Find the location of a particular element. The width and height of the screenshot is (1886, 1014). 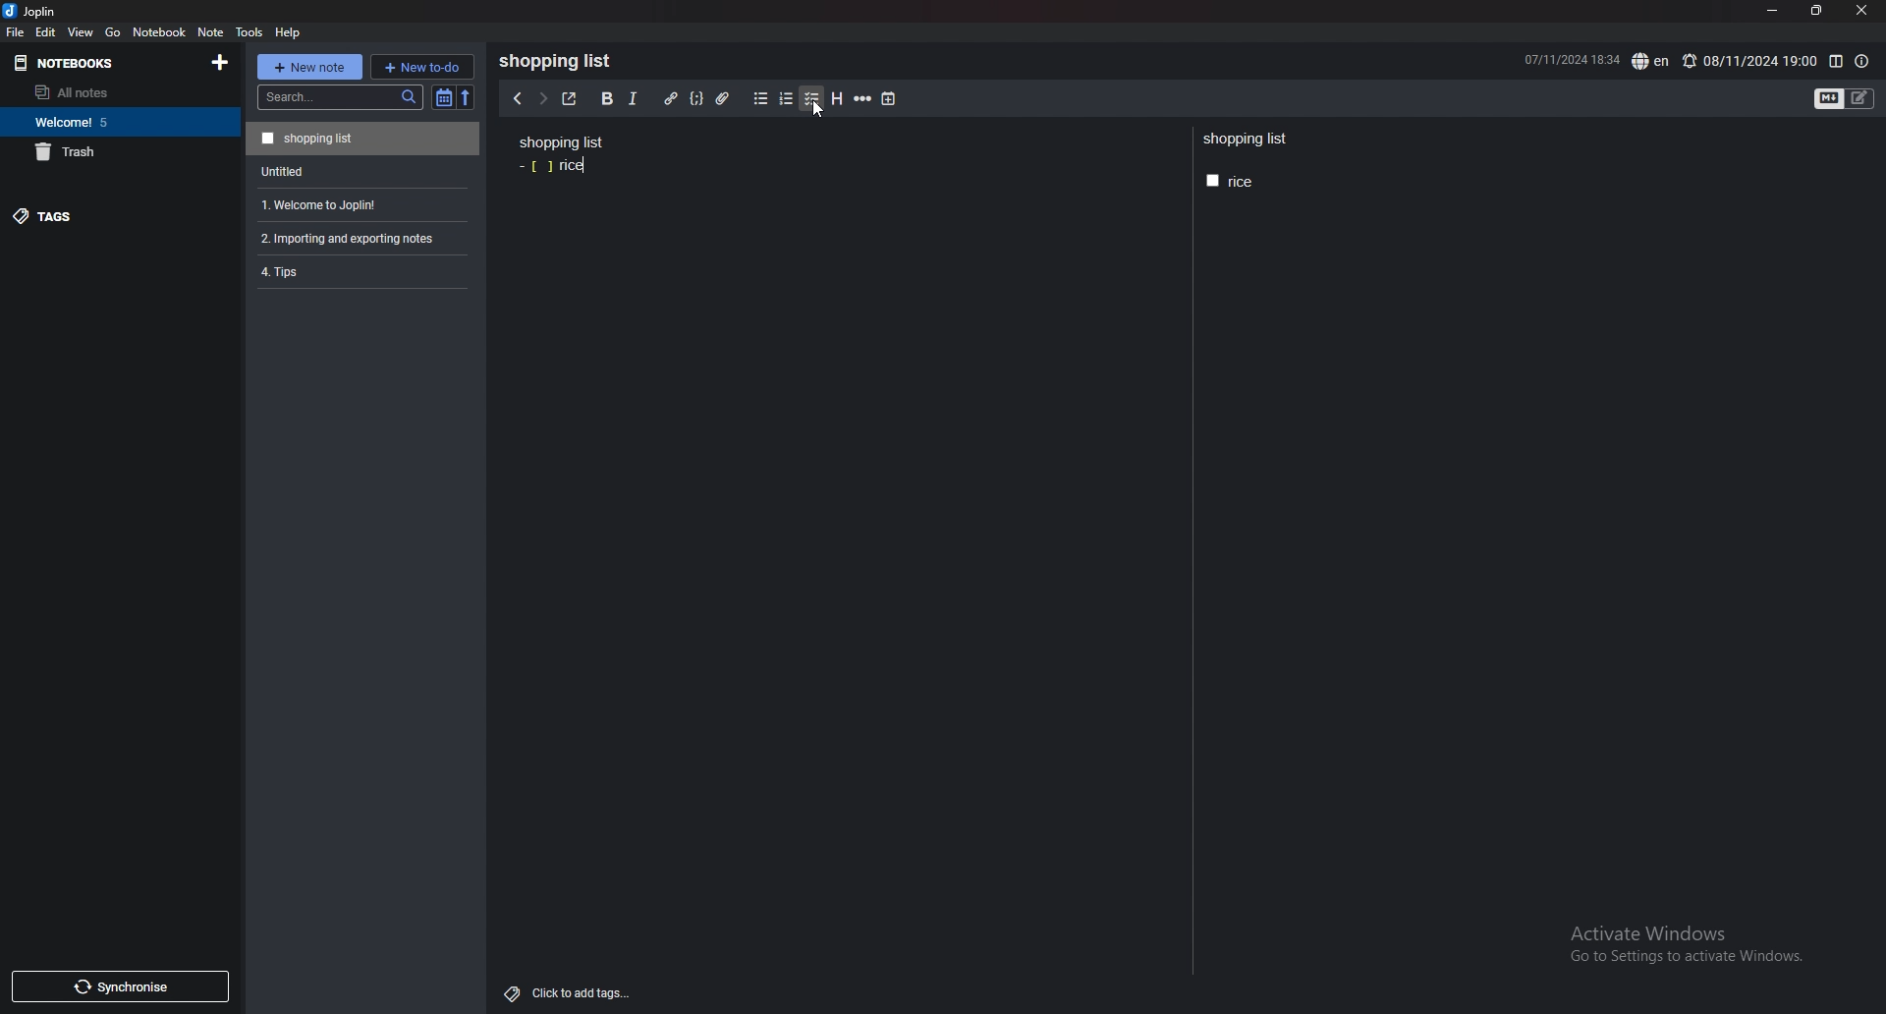

trash is located at coordinates (116, 151).